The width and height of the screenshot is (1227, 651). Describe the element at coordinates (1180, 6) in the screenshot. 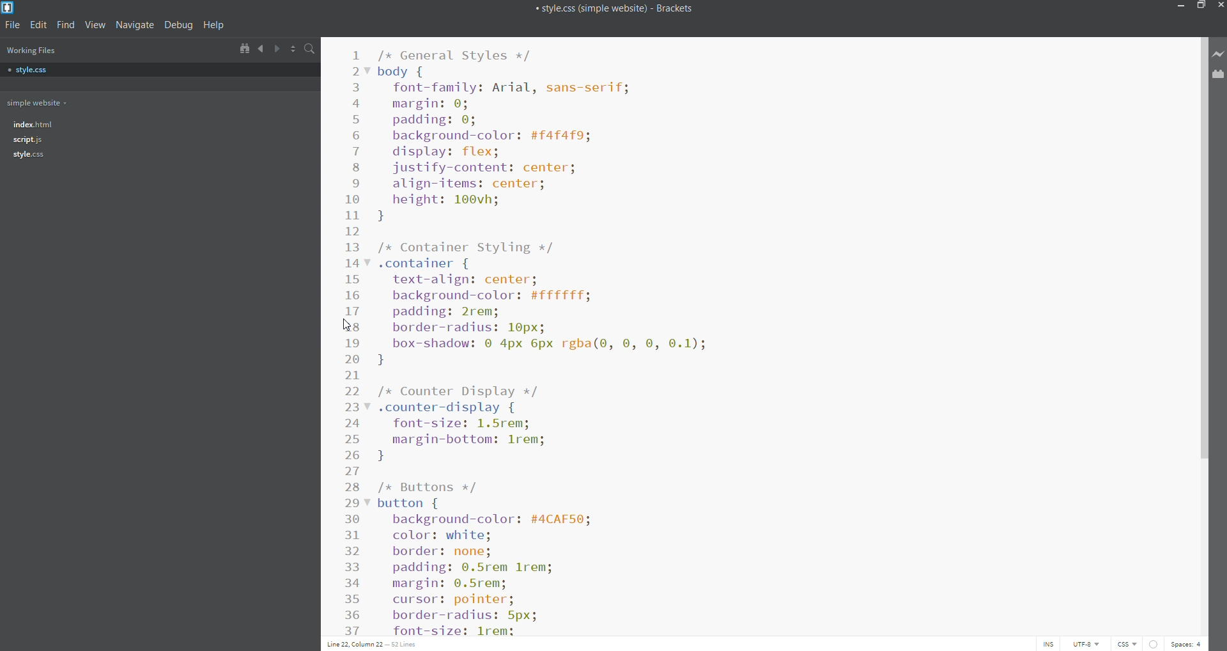

I see `minimize` at that location.